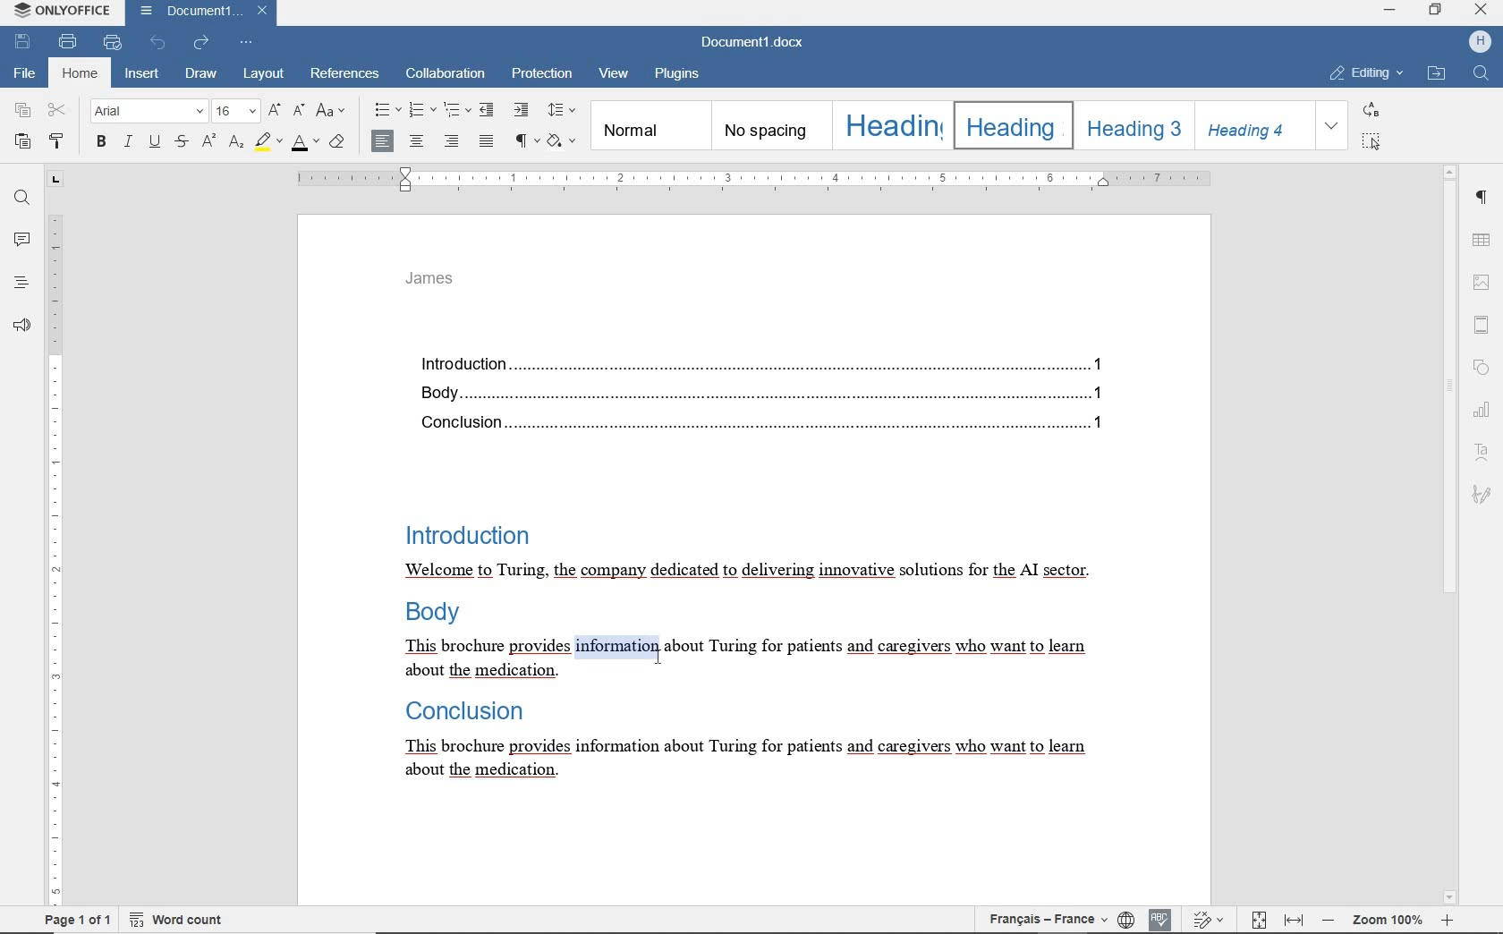  What do you see at coordinates (434, 284) in the screenshot?
I see `HEADER TEXT` at bounding box center [434, 284].